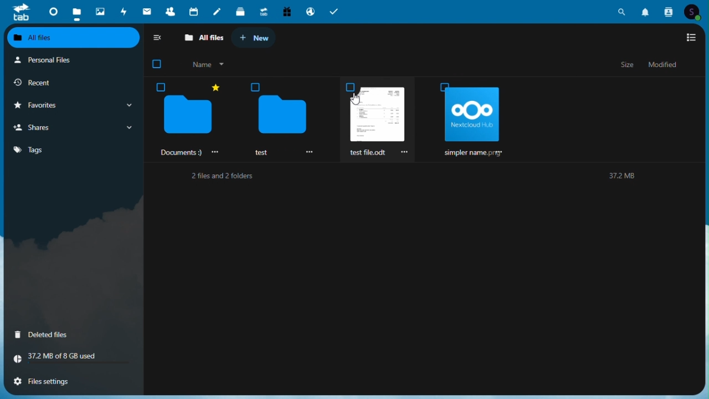  I want to click on File settings , so click(69, 383).